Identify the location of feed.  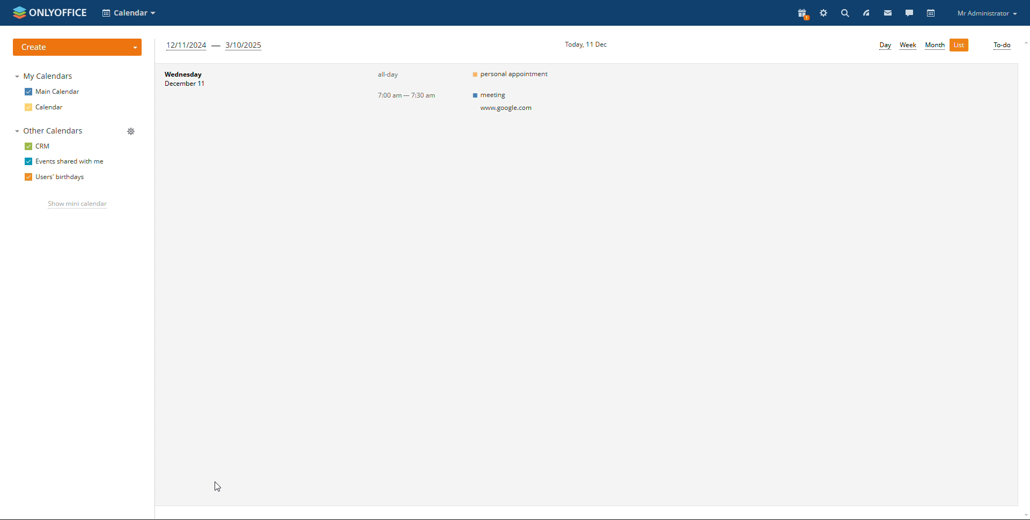
(867, 13).